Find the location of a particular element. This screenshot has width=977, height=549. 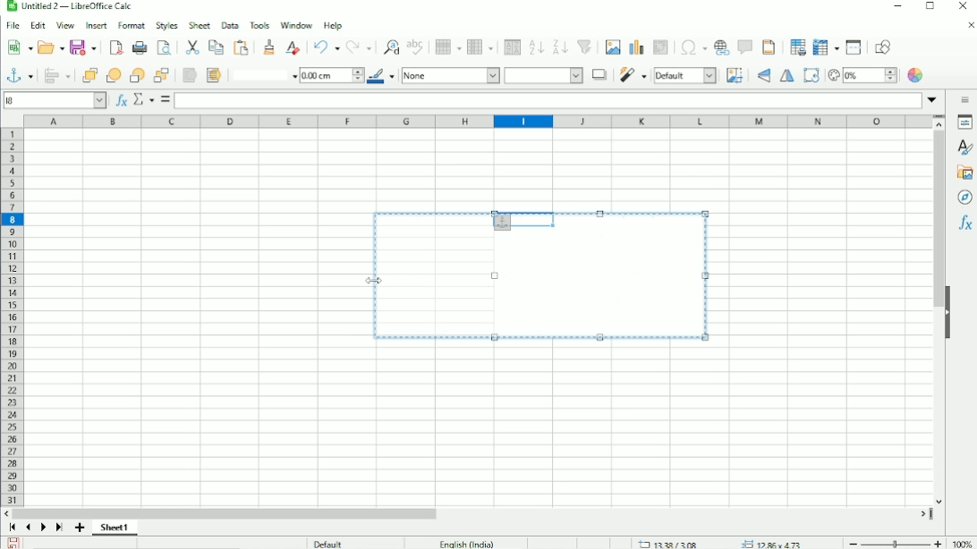

Sidebar settings is located at coordinates (965, 99).